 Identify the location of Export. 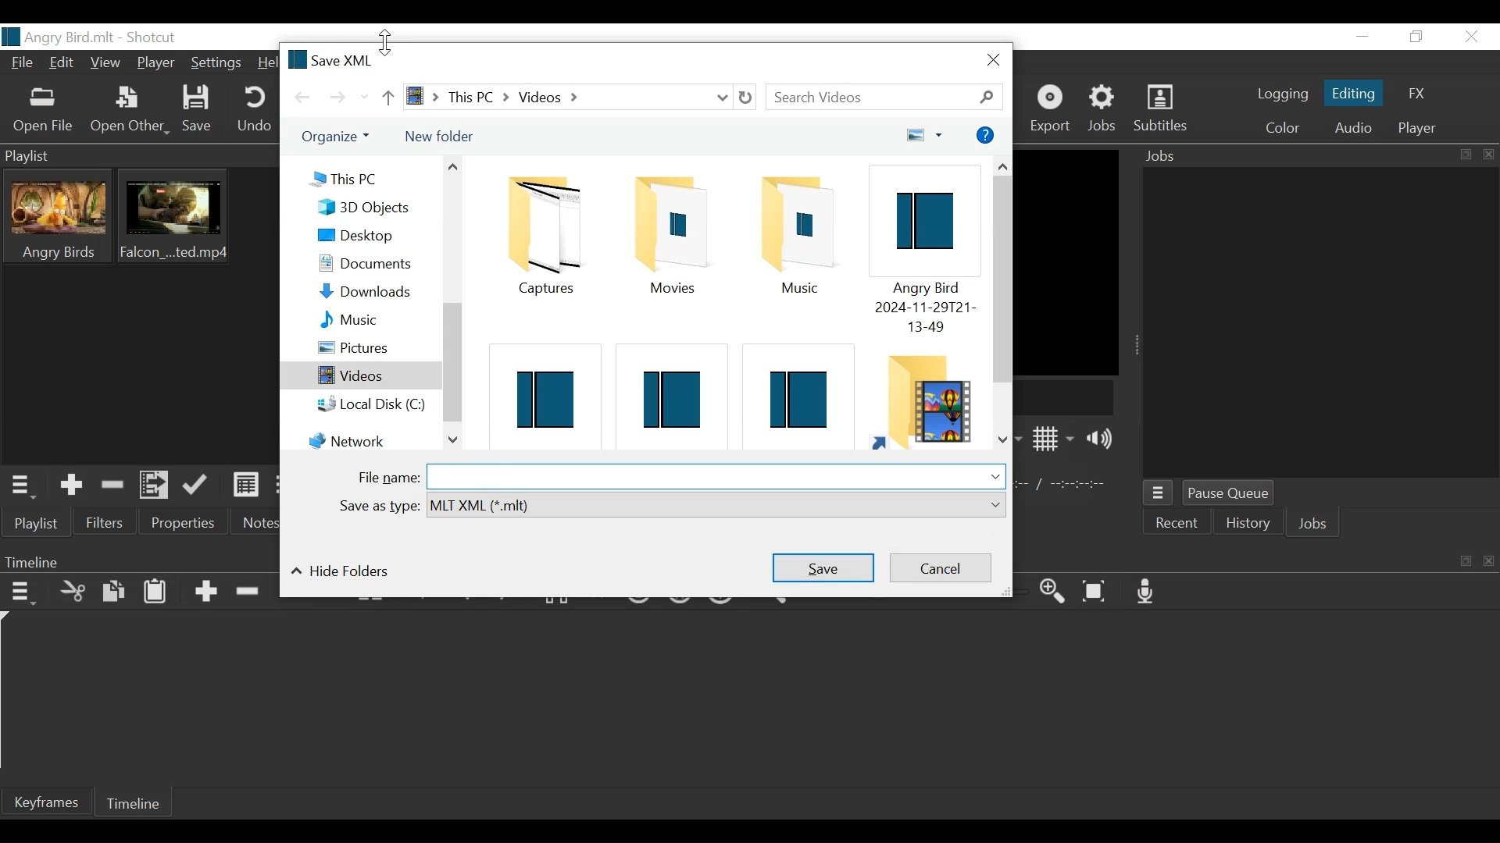
(1052, 109).